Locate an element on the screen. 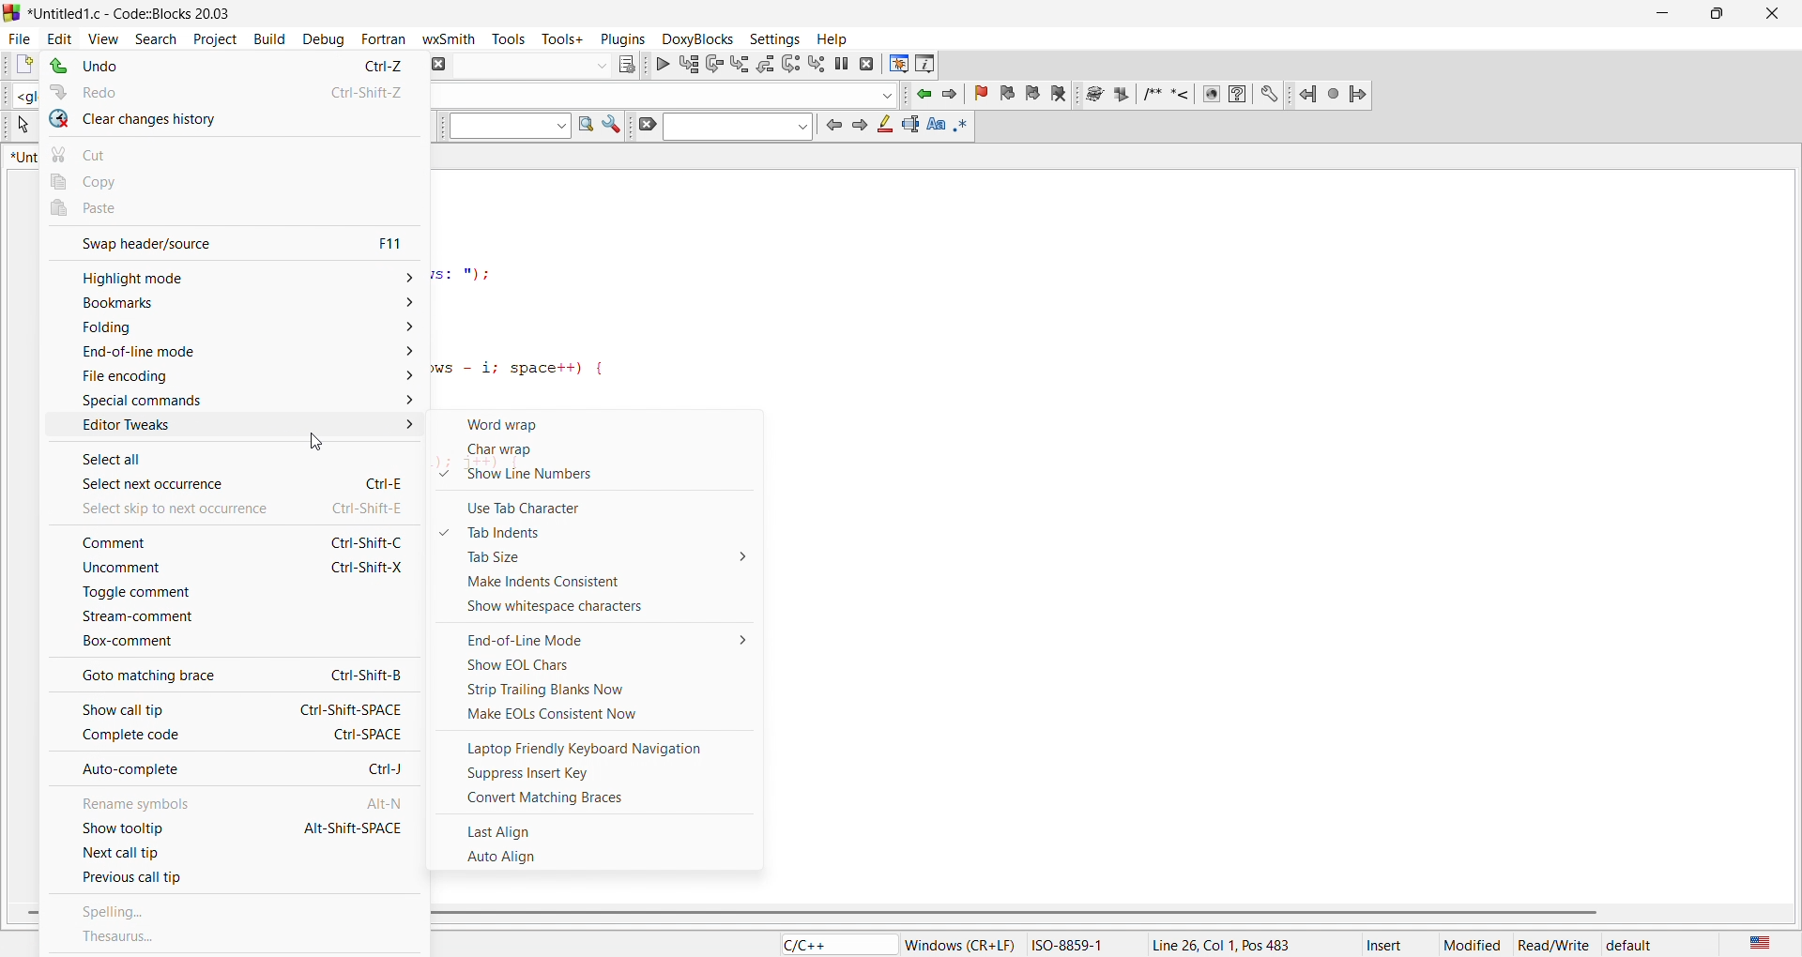 This screenshot has width=1802, height=957. build is located at coordinates (265, 38).